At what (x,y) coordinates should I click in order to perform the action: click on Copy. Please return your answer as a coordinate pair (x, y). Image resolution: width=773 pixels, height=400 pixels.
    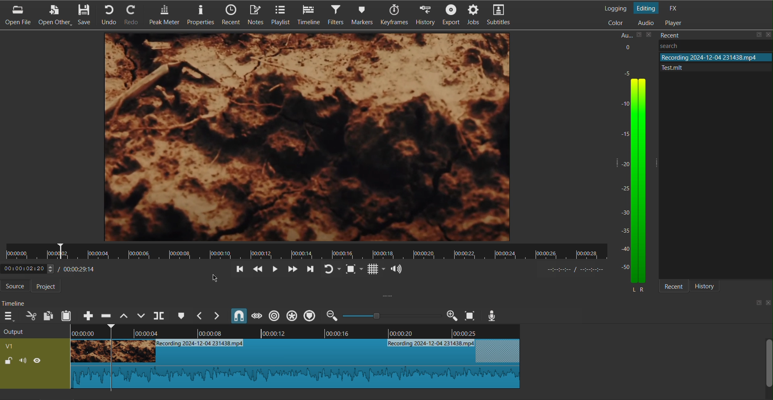
    Looking at the image, I should click on (48, 315).